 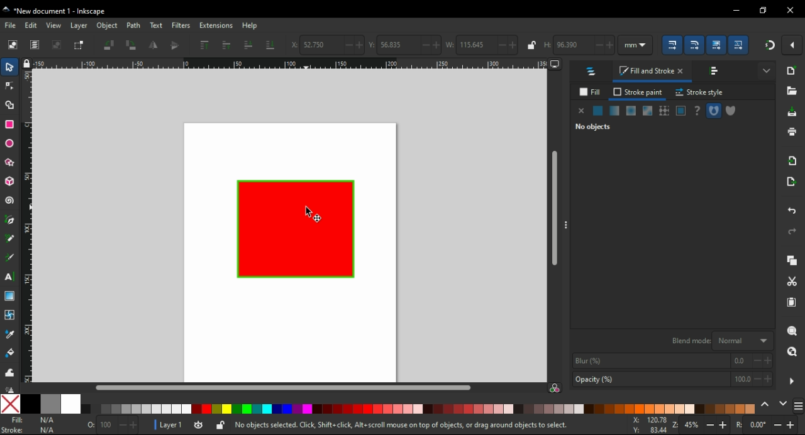 What do you see at coordinates (9, 124) in the screenshot?
I see `rectangle tool` at bounding box center [9, 124].